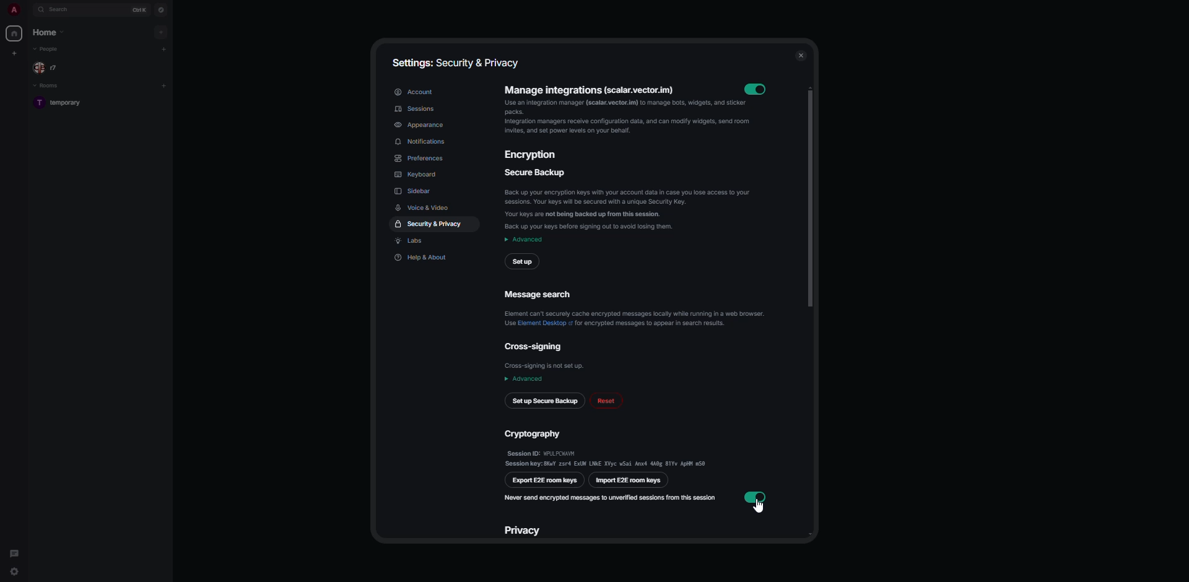 The height and width of the screenshot is (582, 1189). Describe the element at coordinates (420, 158) in the screenshot. I see `preferences` at that location.